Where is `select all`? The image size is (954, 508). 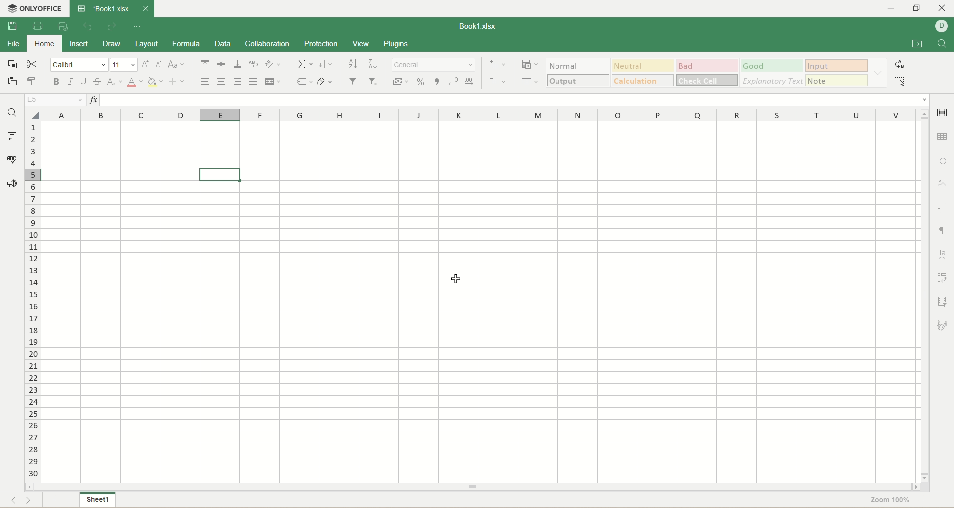 select all is located at coordinates (903, 84).